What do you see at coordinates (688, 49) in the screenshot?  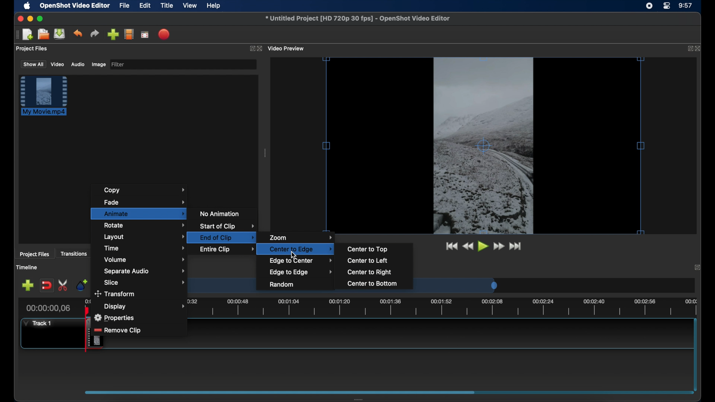 I see `expand` at bounding box center [688, 49].